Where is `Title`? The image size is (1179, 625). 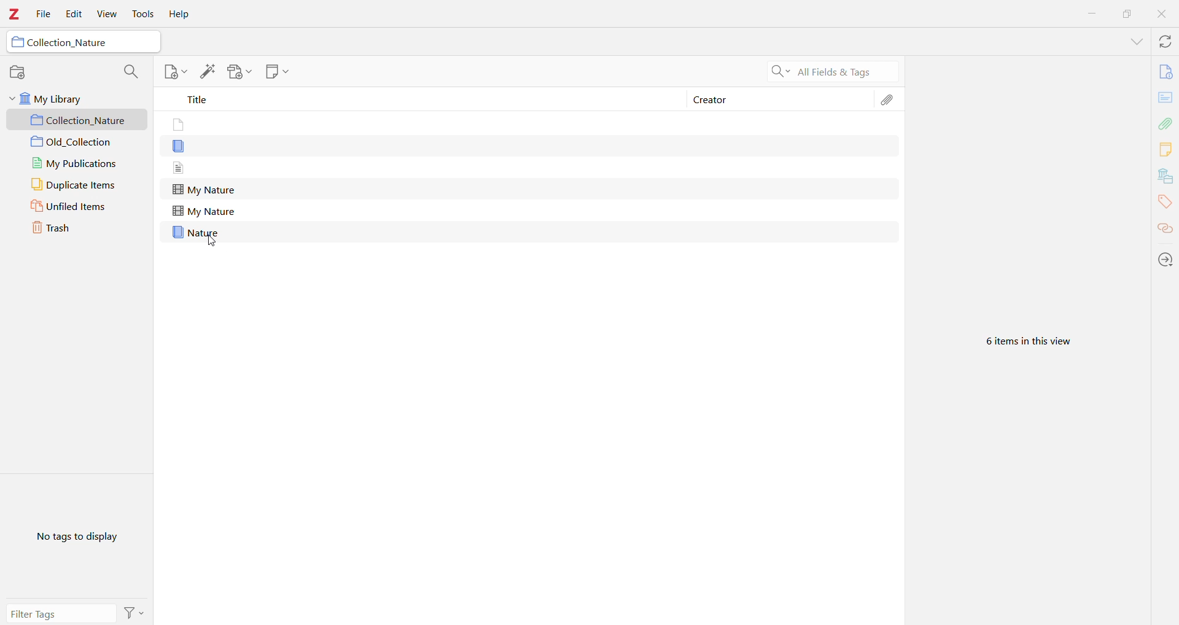
Title is located at coordinates (418, 99).